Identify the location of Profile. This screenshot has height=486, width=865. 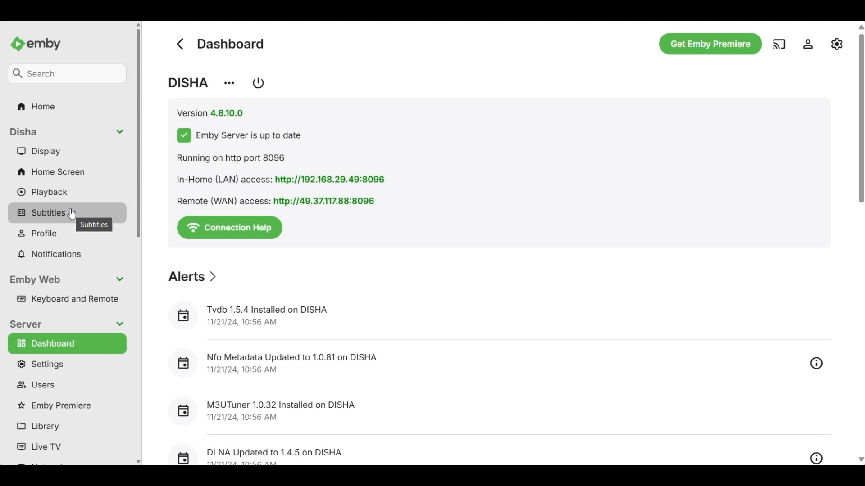
(69, 235).